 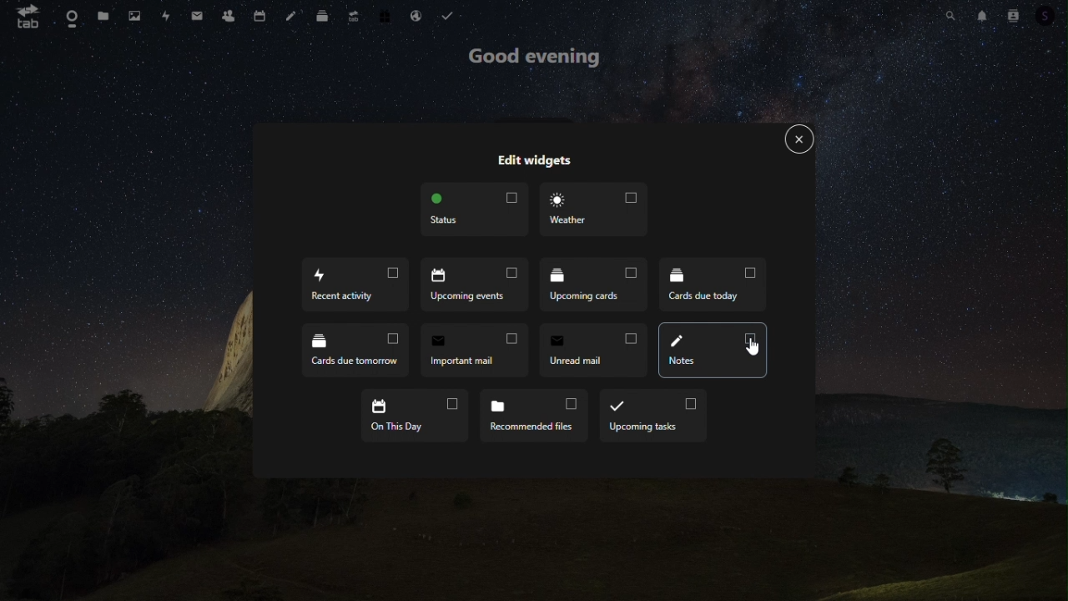 I want to click on Contacts, so click(x=1015, y=15).